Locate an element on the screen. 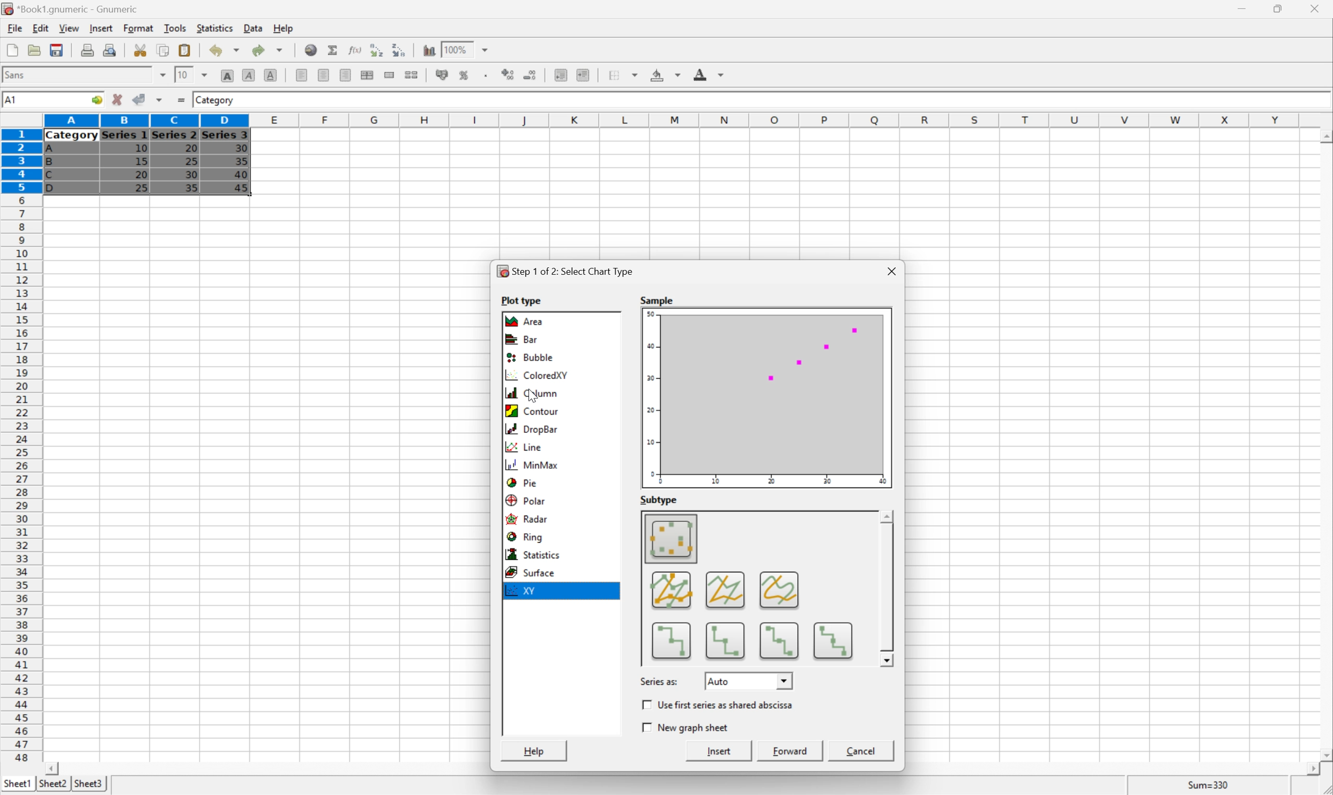 The height and width of the screenshot is (795, 1333). Statistics is located at coordinates (535, 555).